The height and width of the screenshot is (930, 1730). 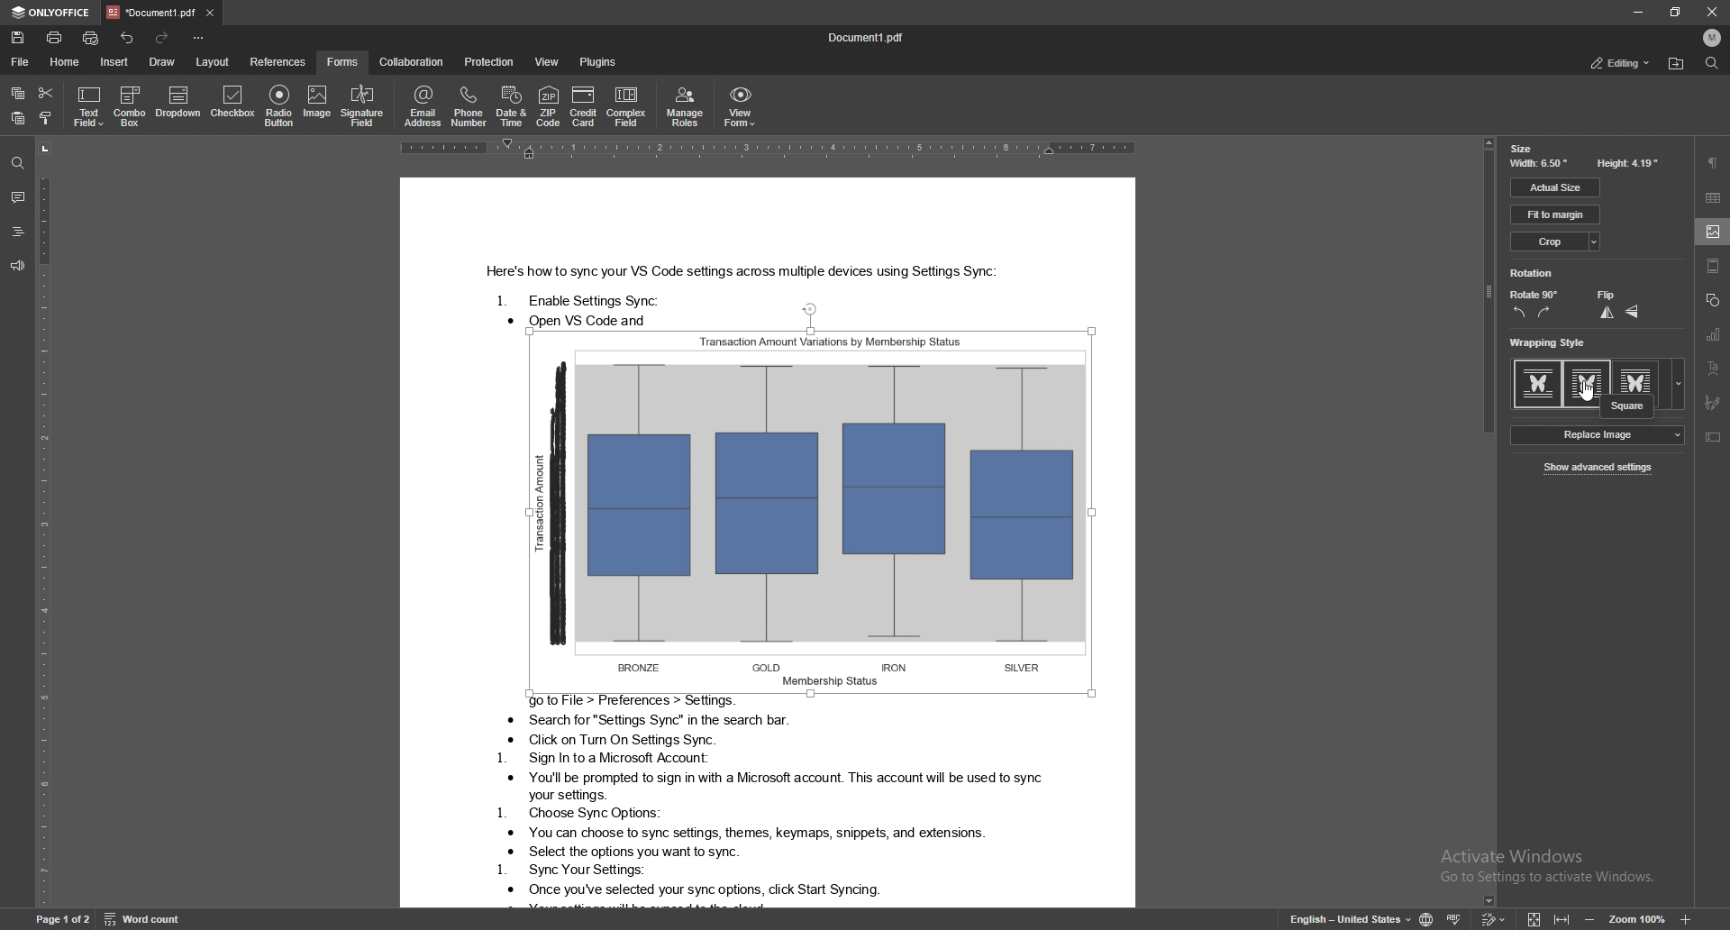 What do you see at coordinates (687, 105) in the screenshot?
I see `manage roles` at bounding box center [687, 105].